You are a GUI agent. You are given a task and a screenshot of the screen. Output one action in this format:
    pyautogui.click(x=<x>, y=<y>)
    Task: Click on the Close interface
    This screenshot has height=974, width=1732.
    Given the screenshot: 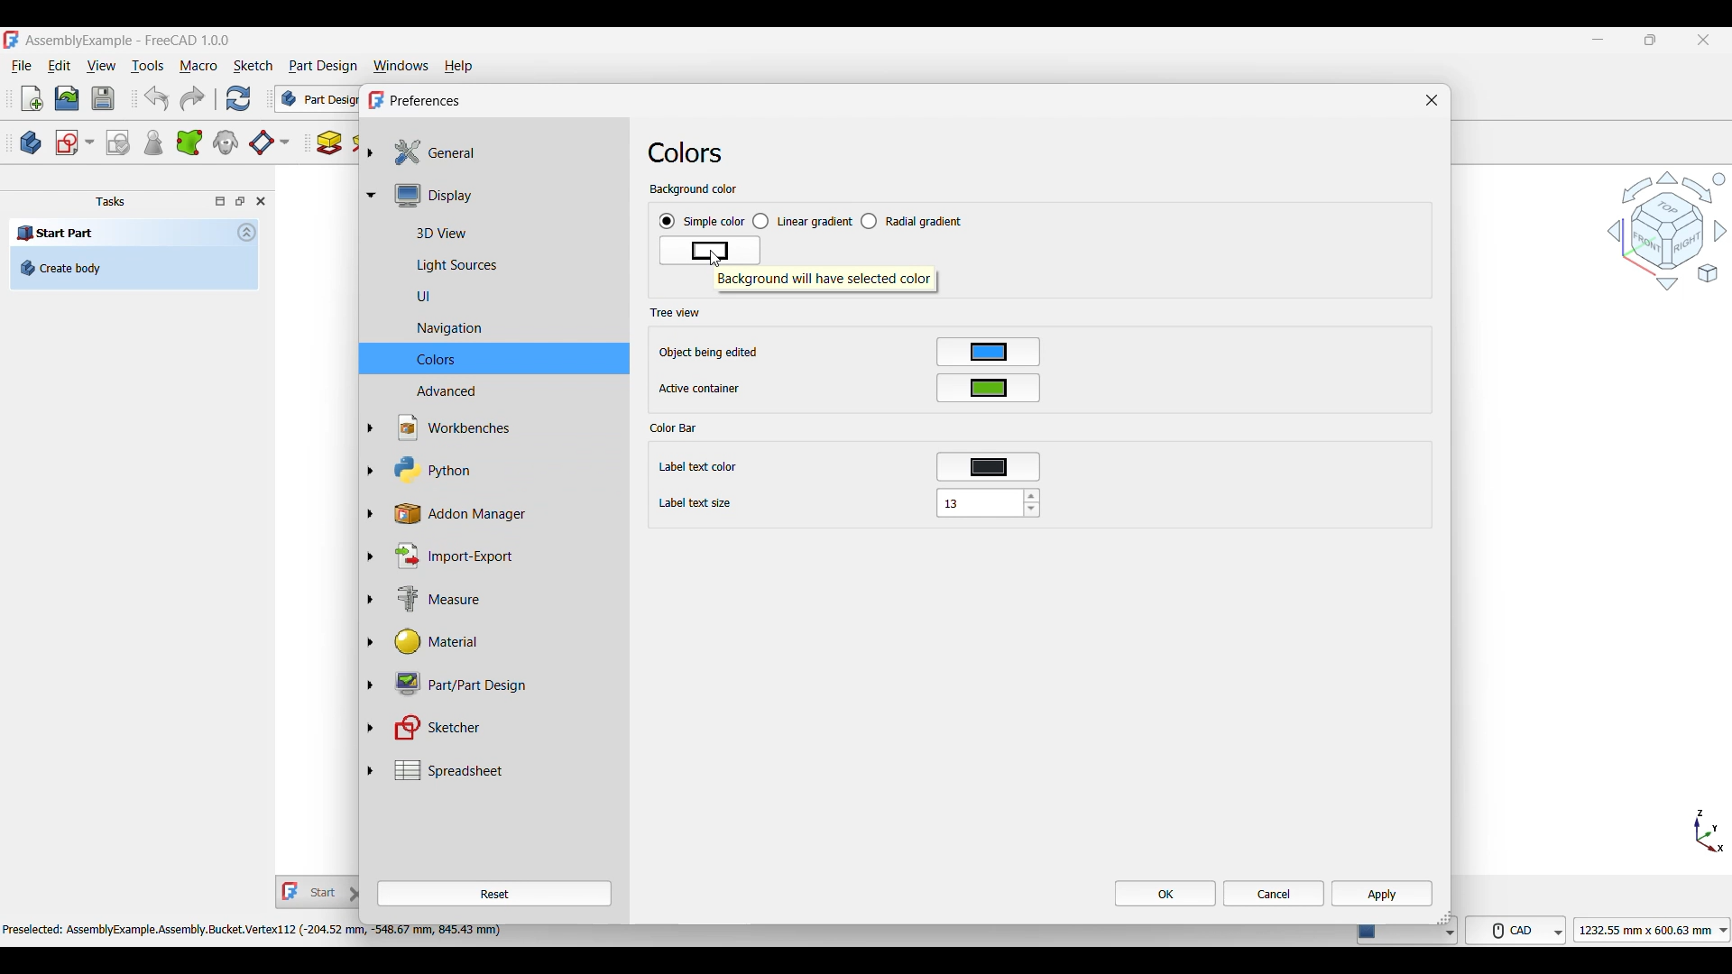 What is the action you would take?
    pyautogui.click(x=1704, y=41)
    